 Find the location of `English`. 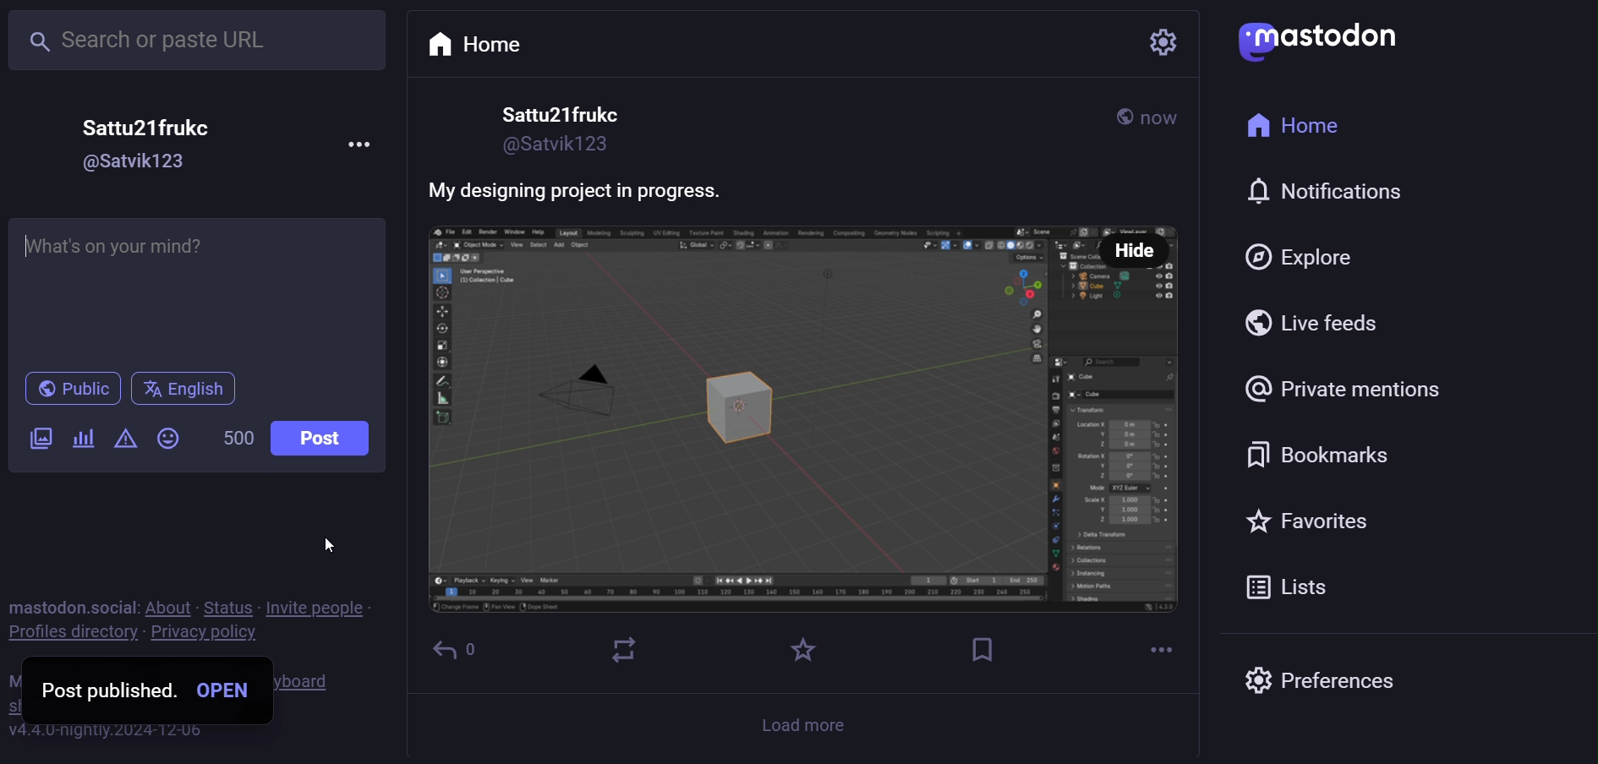

English is located at coordinates (188, 391).